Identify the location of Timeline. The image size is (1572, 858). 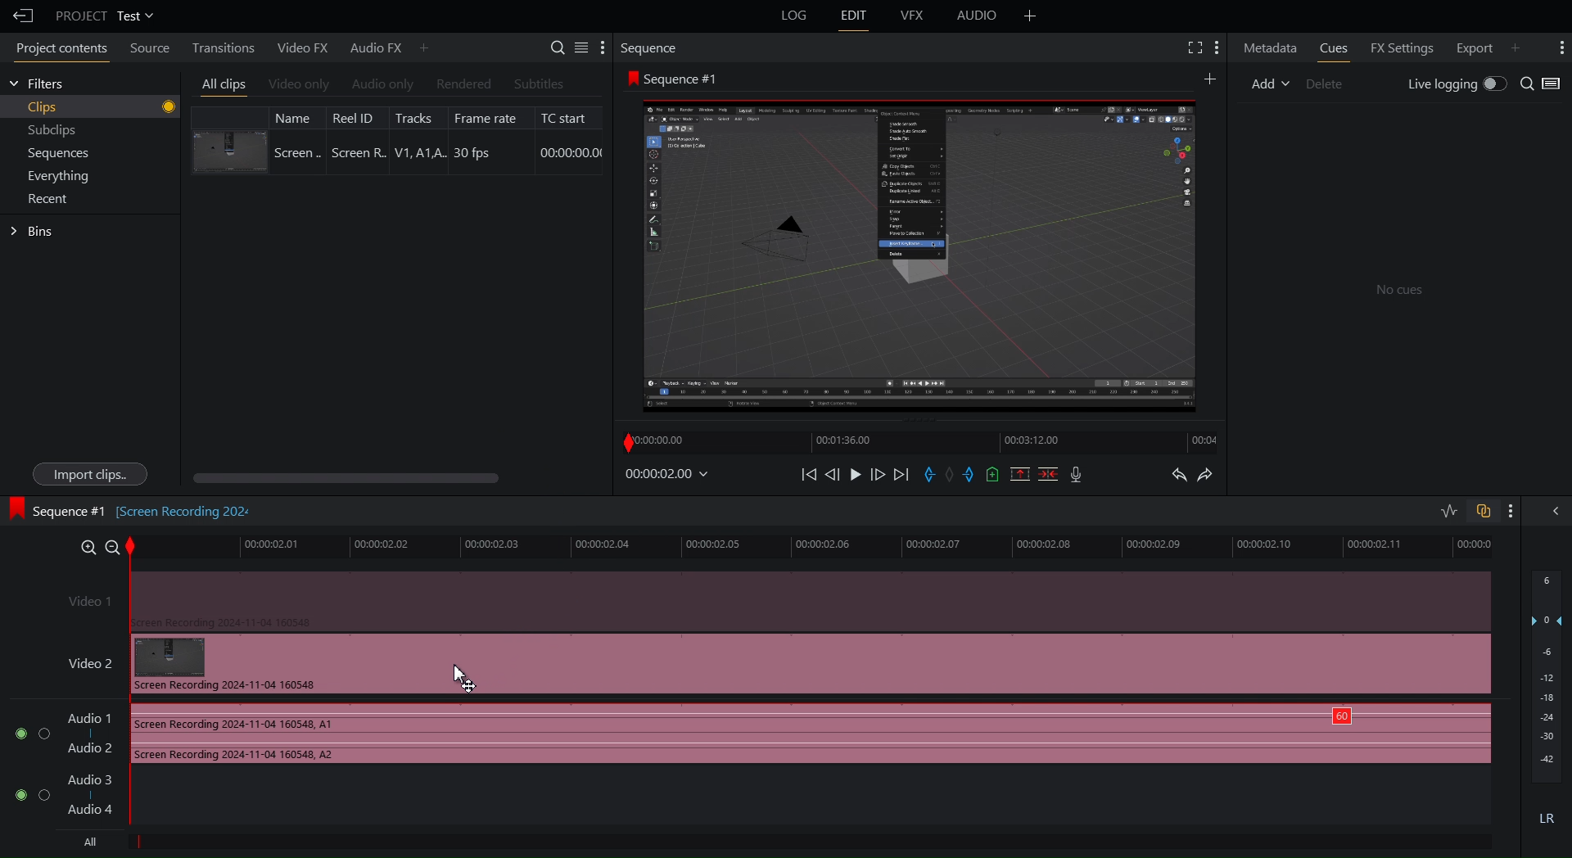
(924, 440).